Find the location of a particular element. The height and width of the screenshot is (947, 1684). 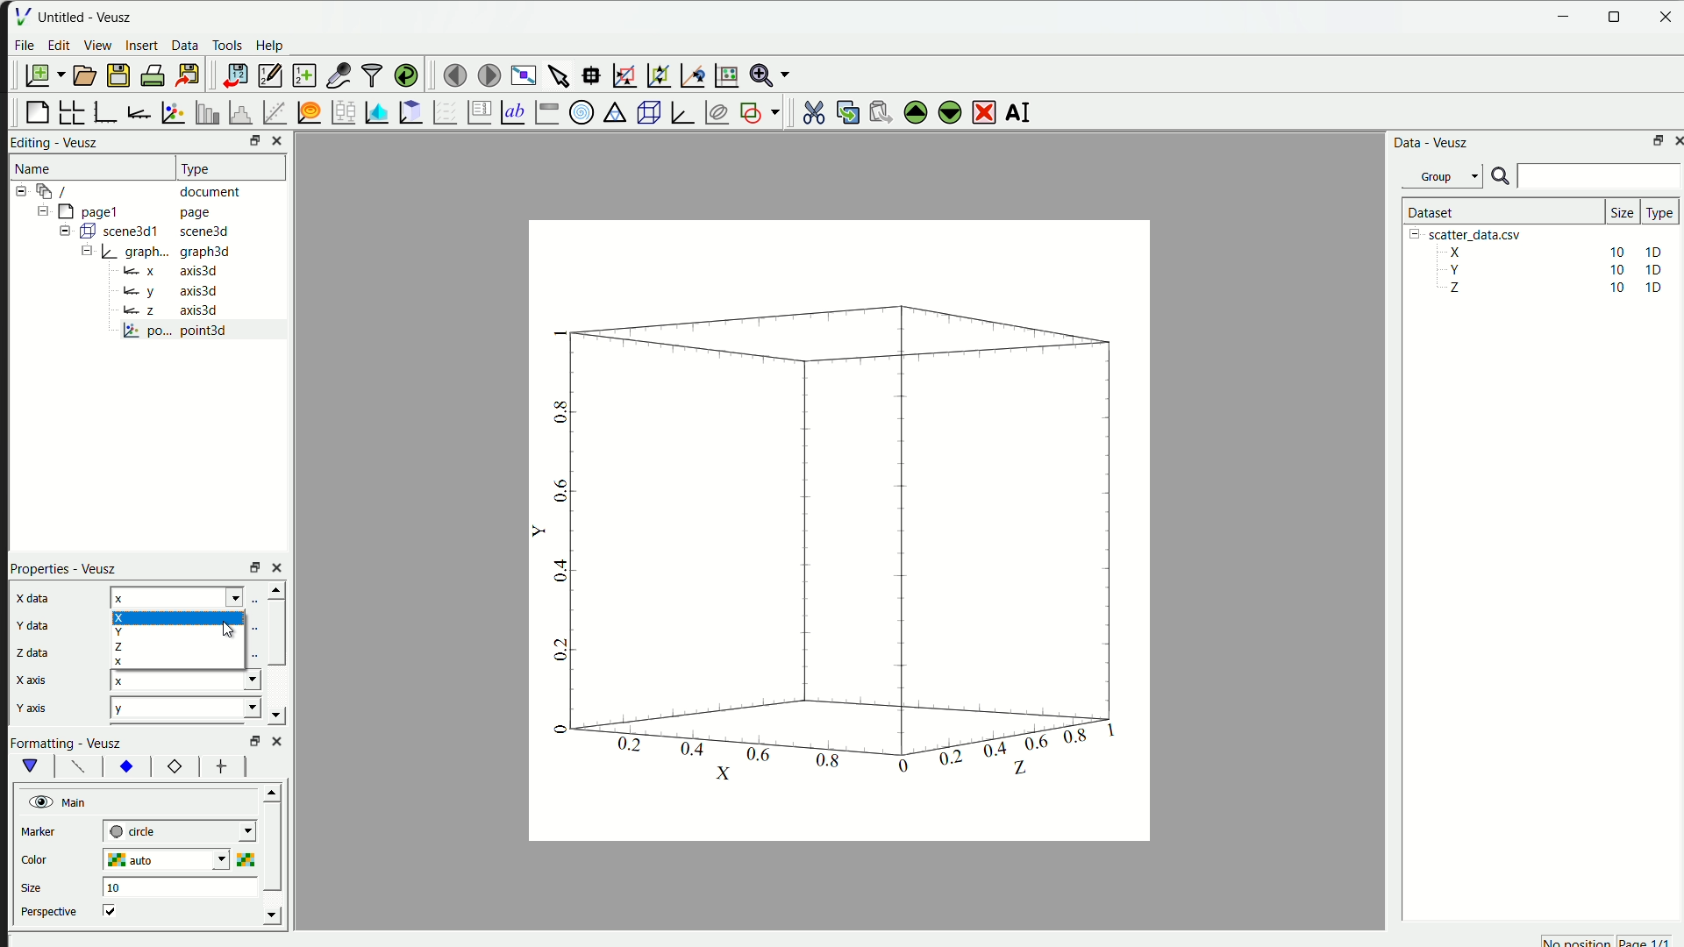

Properties - Veusz is located at coordinates (64, 567).